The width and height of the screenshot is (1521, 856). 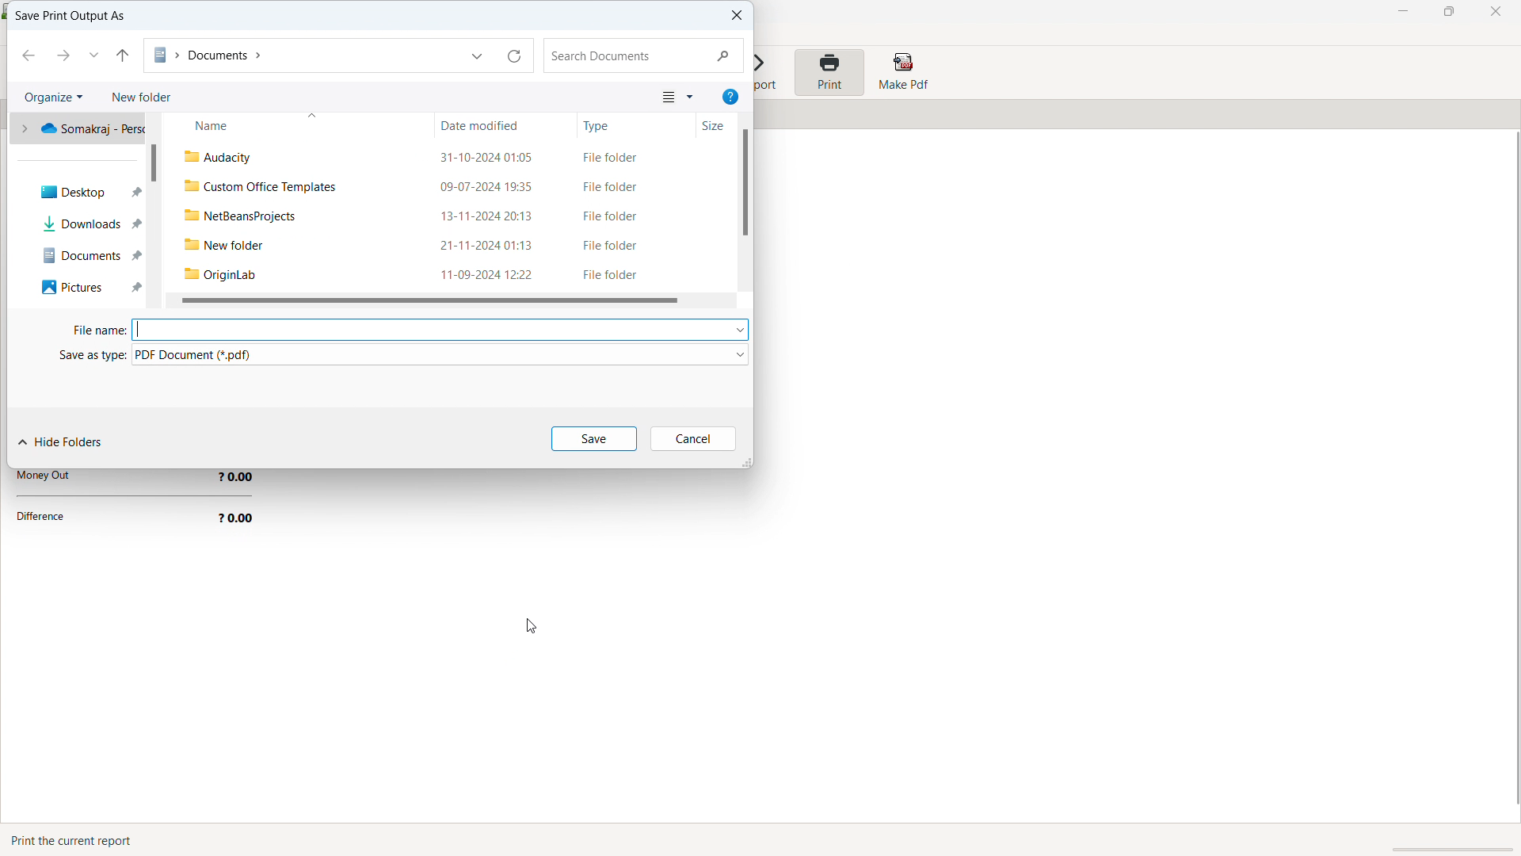 What do you see at coordinates (745, 461) in the screenshot?
I see `resize` at bounding box center [745, 461].